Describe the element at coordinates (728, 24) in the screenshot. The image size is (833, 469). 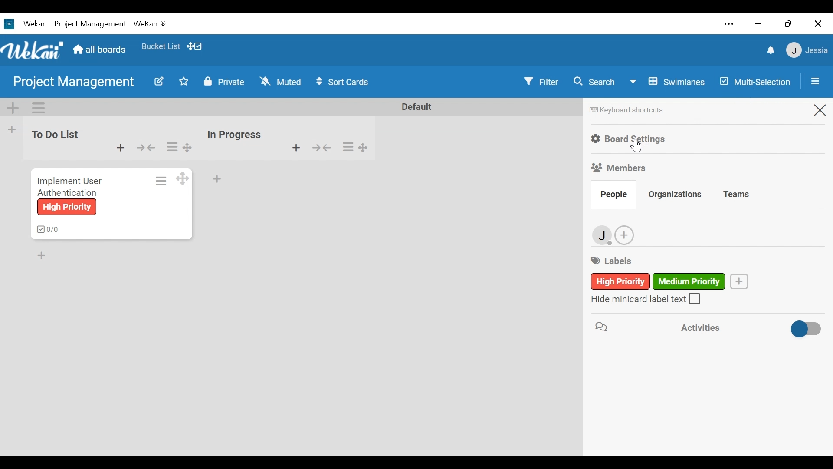
I see `settings and more` at that location.